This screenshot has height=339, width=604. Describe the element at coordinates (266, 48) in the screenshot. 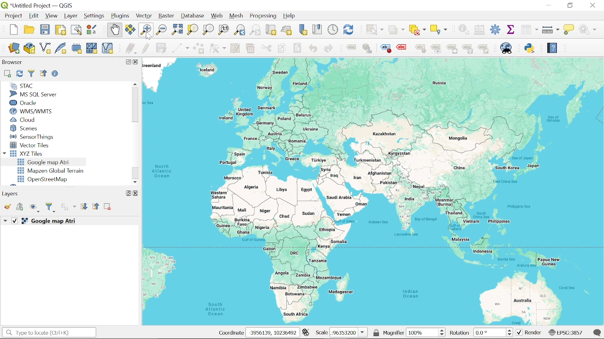

I see `Cut feature` at that location.